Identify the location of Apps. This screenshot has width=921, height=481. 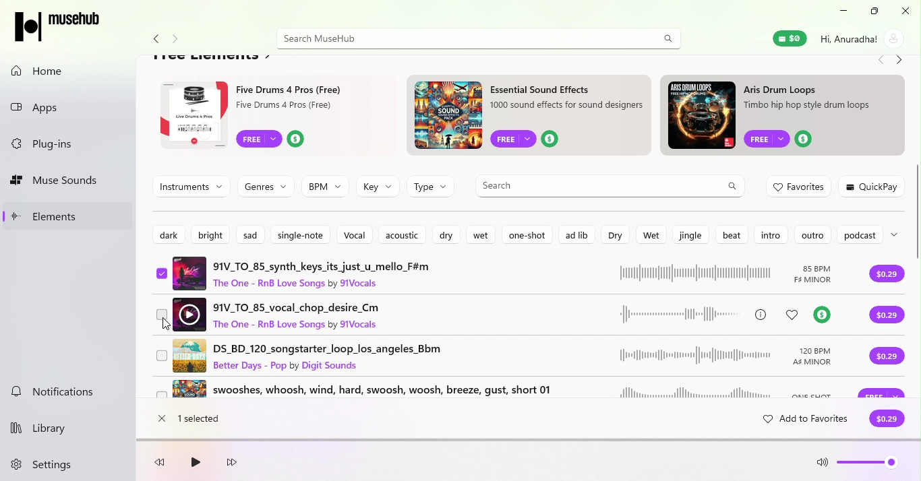
(69, 105).